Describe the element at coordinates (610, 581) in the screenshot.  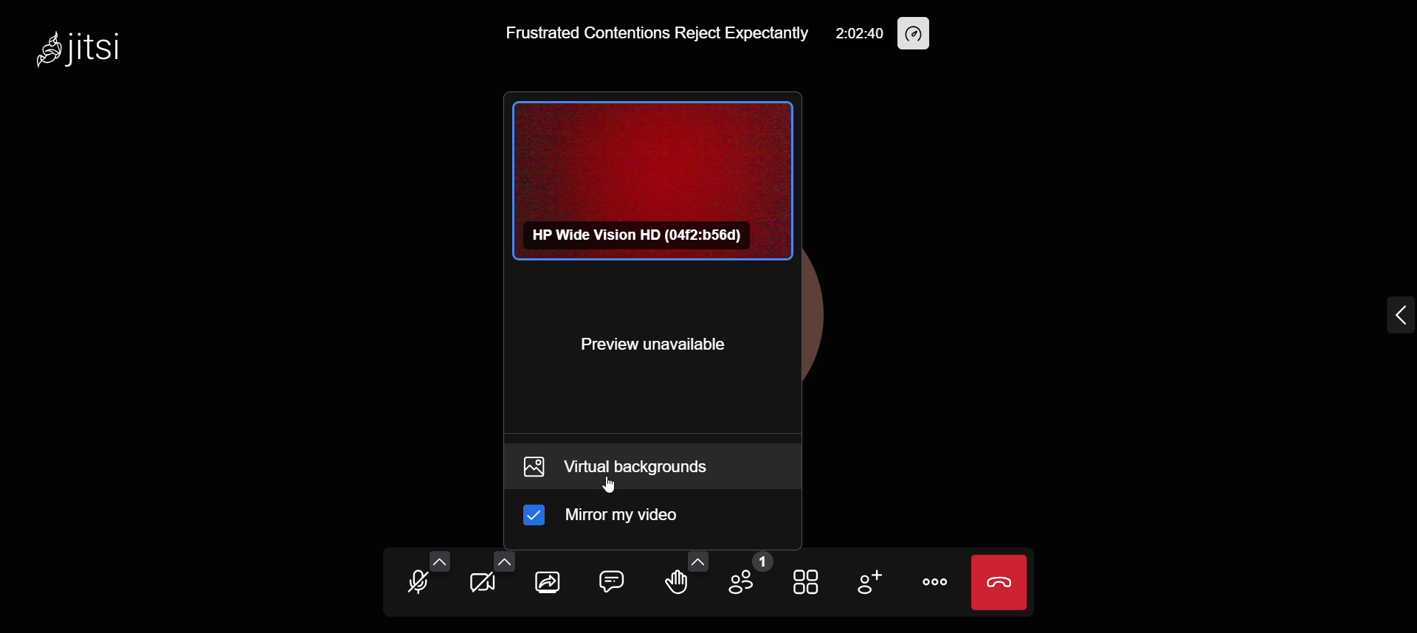
I see `chat` at that location.